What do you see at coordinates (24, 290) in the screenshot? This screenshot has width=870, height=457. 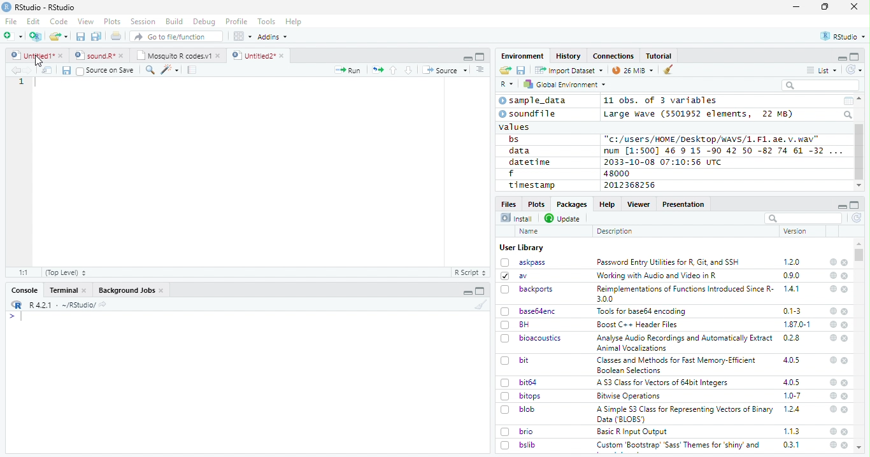 I see `Console` at bounding box center [24, 290].